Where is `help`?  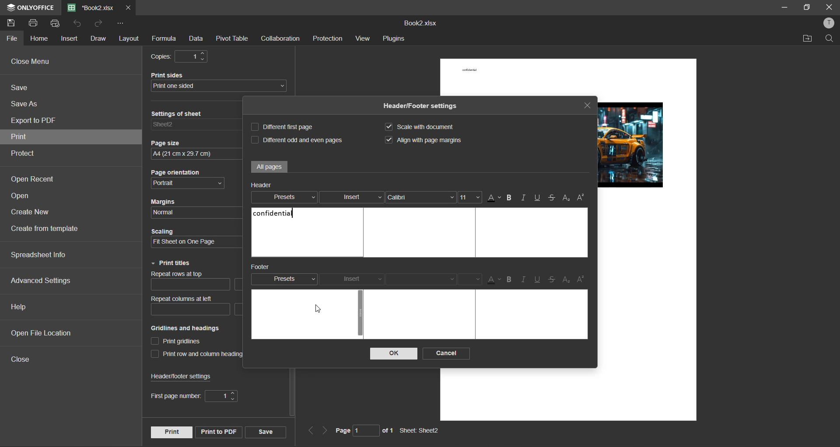 help is located at coordinates (21, 307).